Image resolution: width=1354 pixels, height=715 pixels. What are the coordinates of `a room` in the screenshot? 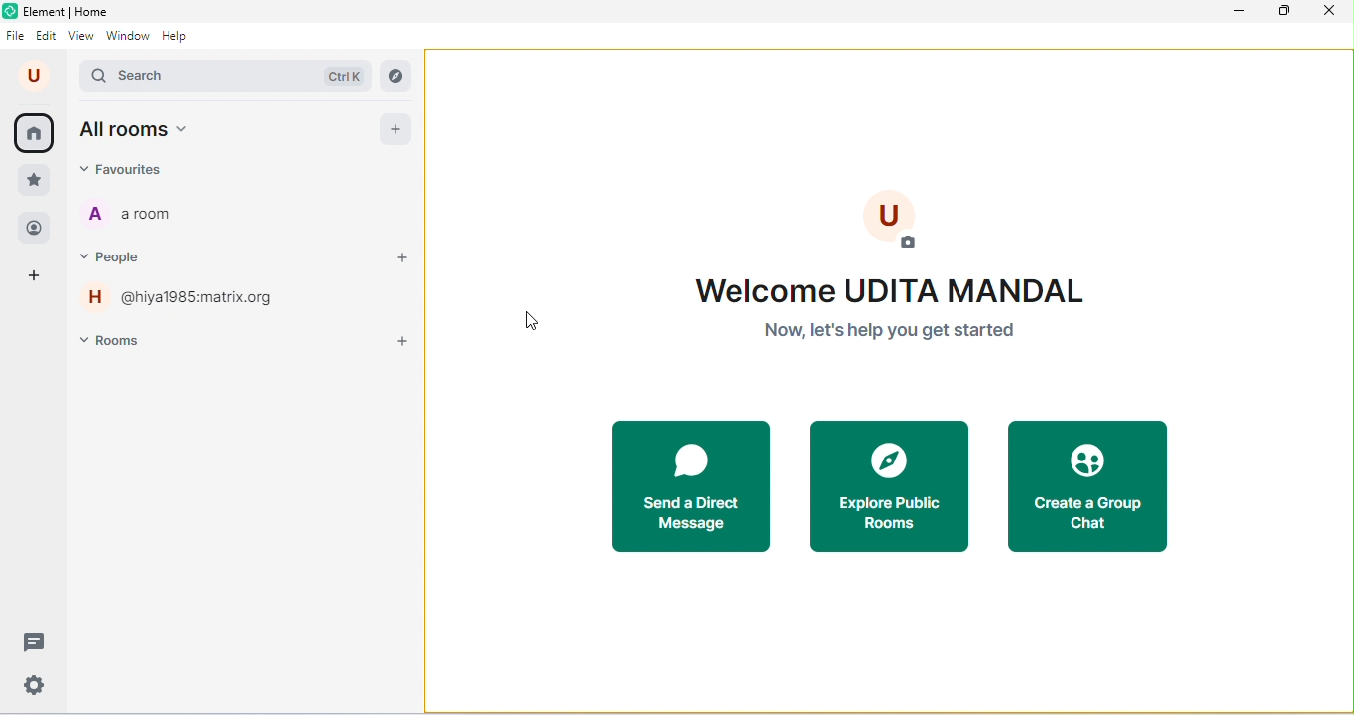 It's located at (131, 215).